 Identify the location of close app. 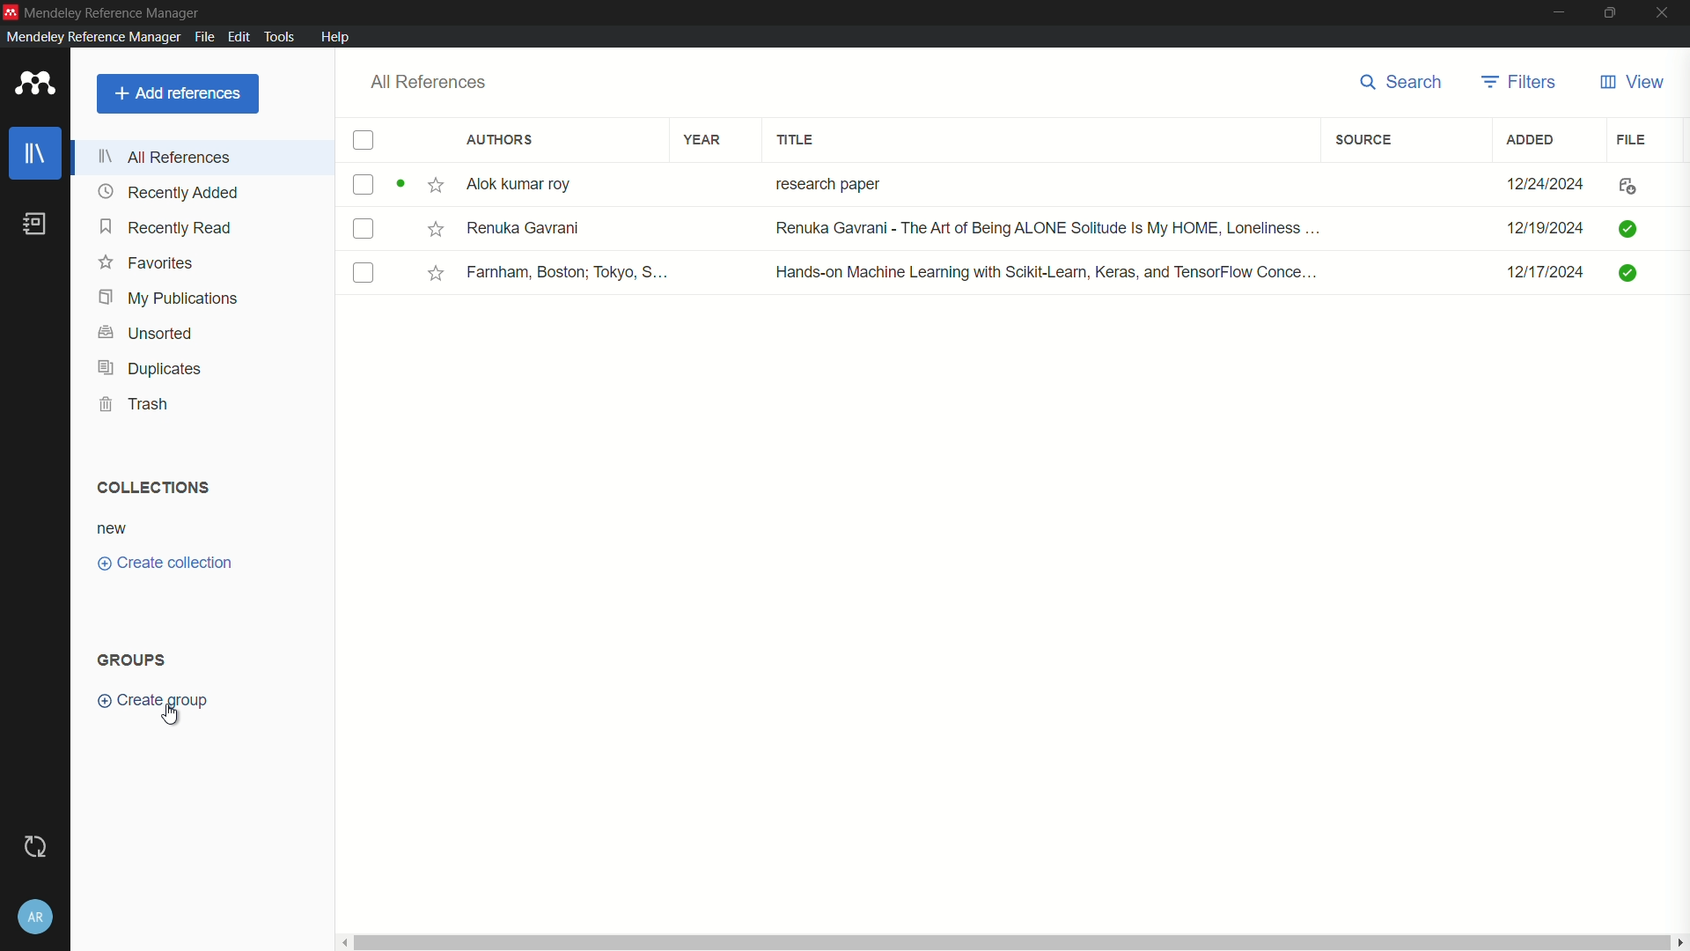
(1664, 12).